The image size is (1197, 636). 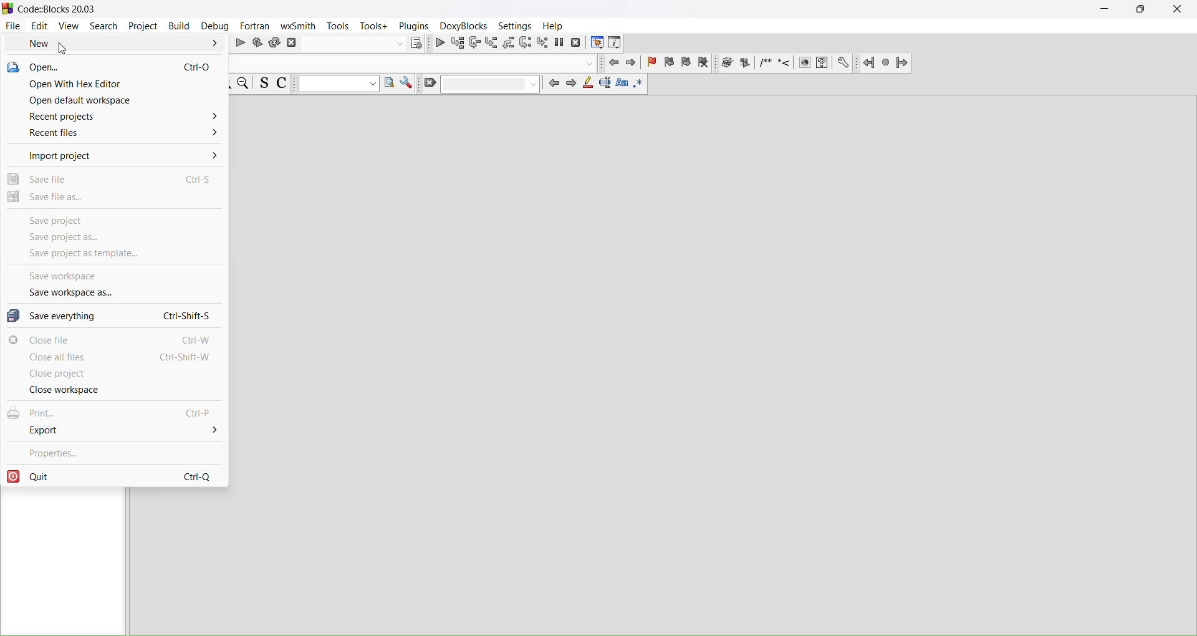 What do you see at coordinates (1105, 11) in the screenshot?
I see `minimize` at bounding box center [1105, 11].